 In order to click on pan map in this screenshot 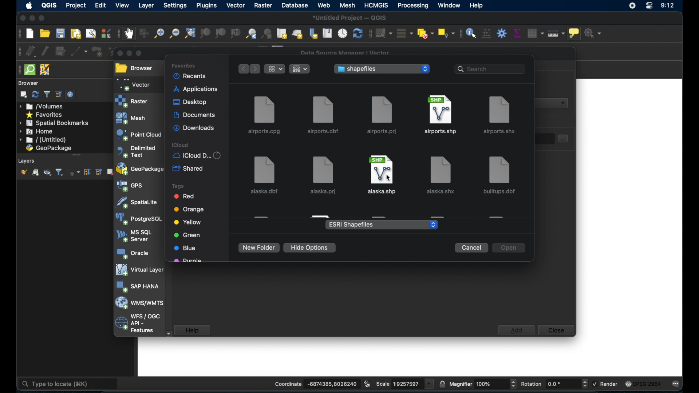, I will do `click(130, 34)`.